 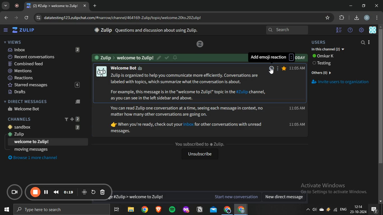 I want to click on starred messages, so click(x=42, y=85).